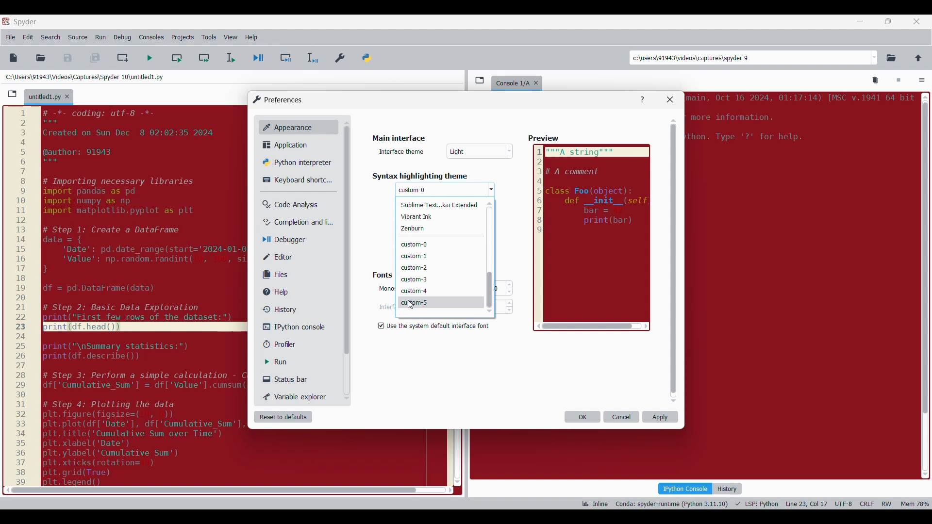 This screenshot has height=524, width=932. Describe the element at coordinates (231, 37) in the screenshot. I see `View menu` at that location.